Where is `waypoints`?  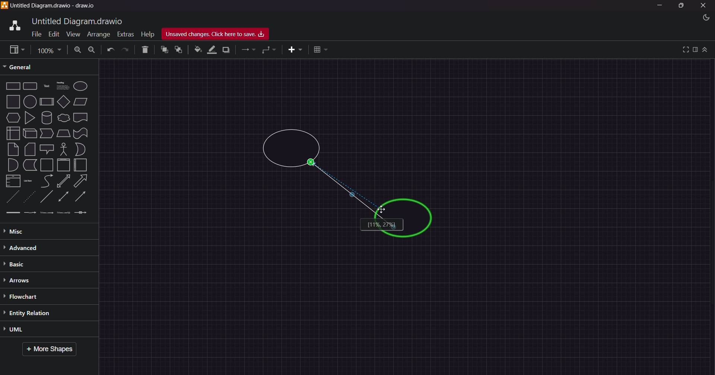
waypoints is located at coordinates (270, 51).